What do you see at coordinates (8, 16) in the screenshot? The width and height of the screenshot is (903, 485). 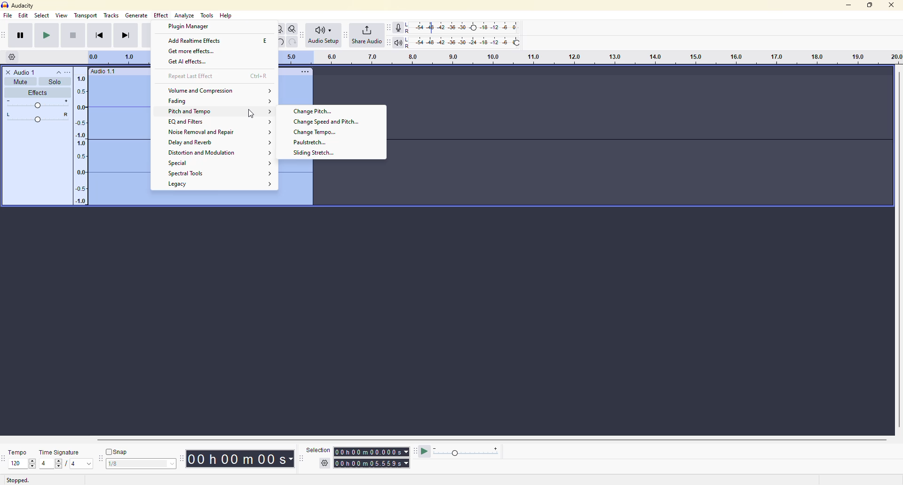 I see `file` at bounding box center [8, 16].